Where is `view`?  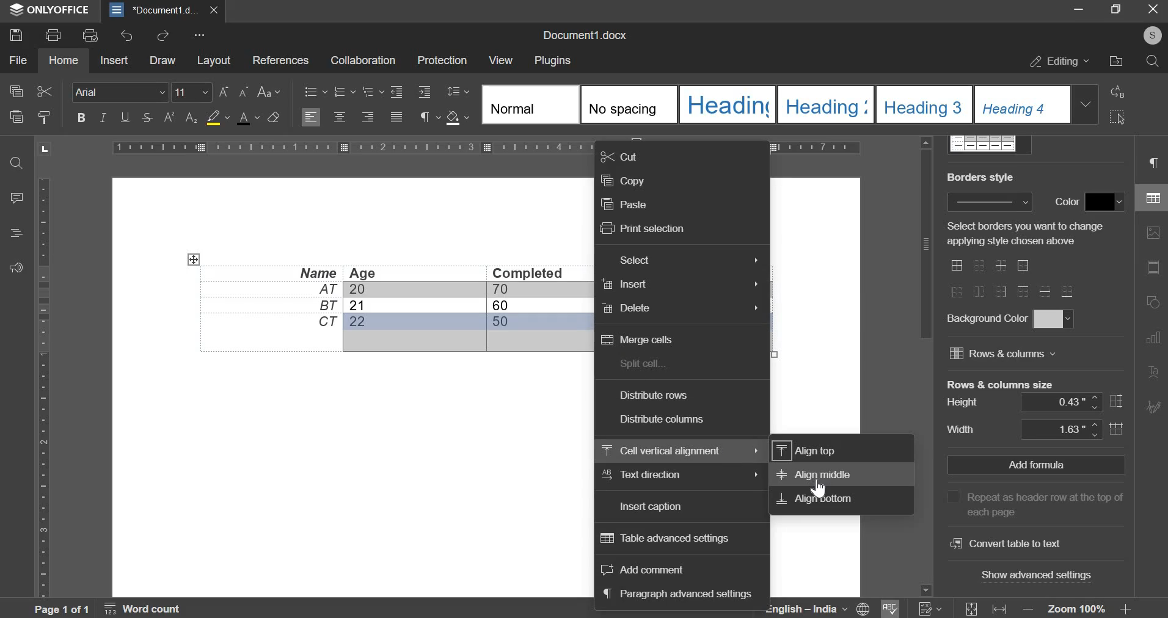
view is located at coordinates (500, 60).